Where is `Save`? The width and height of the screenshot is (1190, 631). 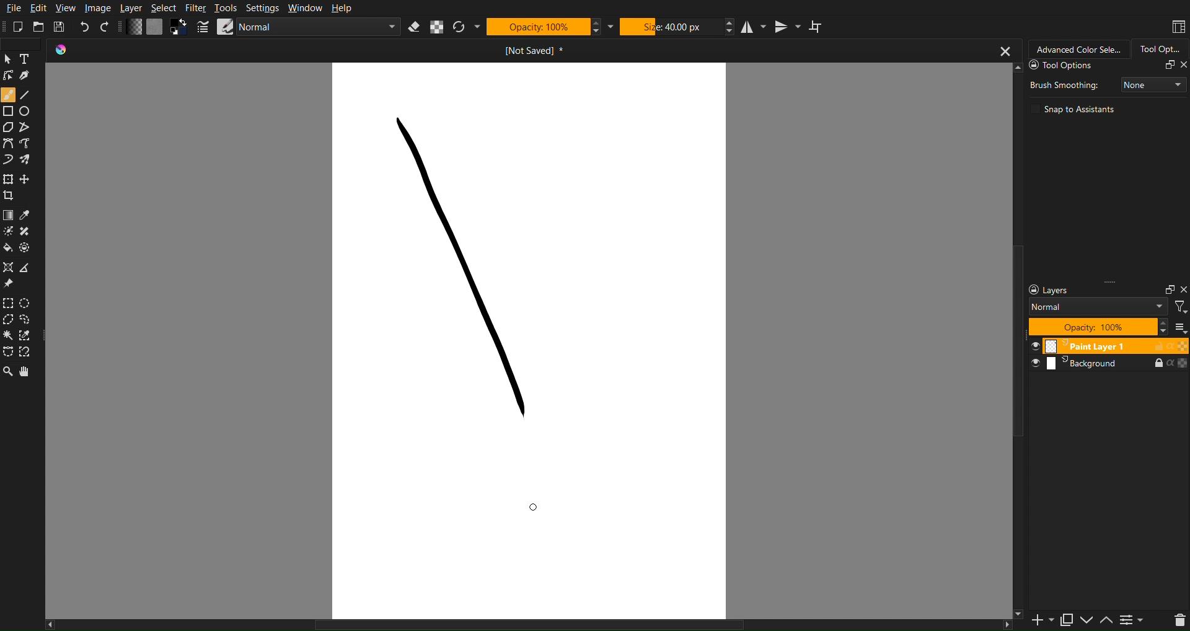 Save is located at coordinates (61, 26).